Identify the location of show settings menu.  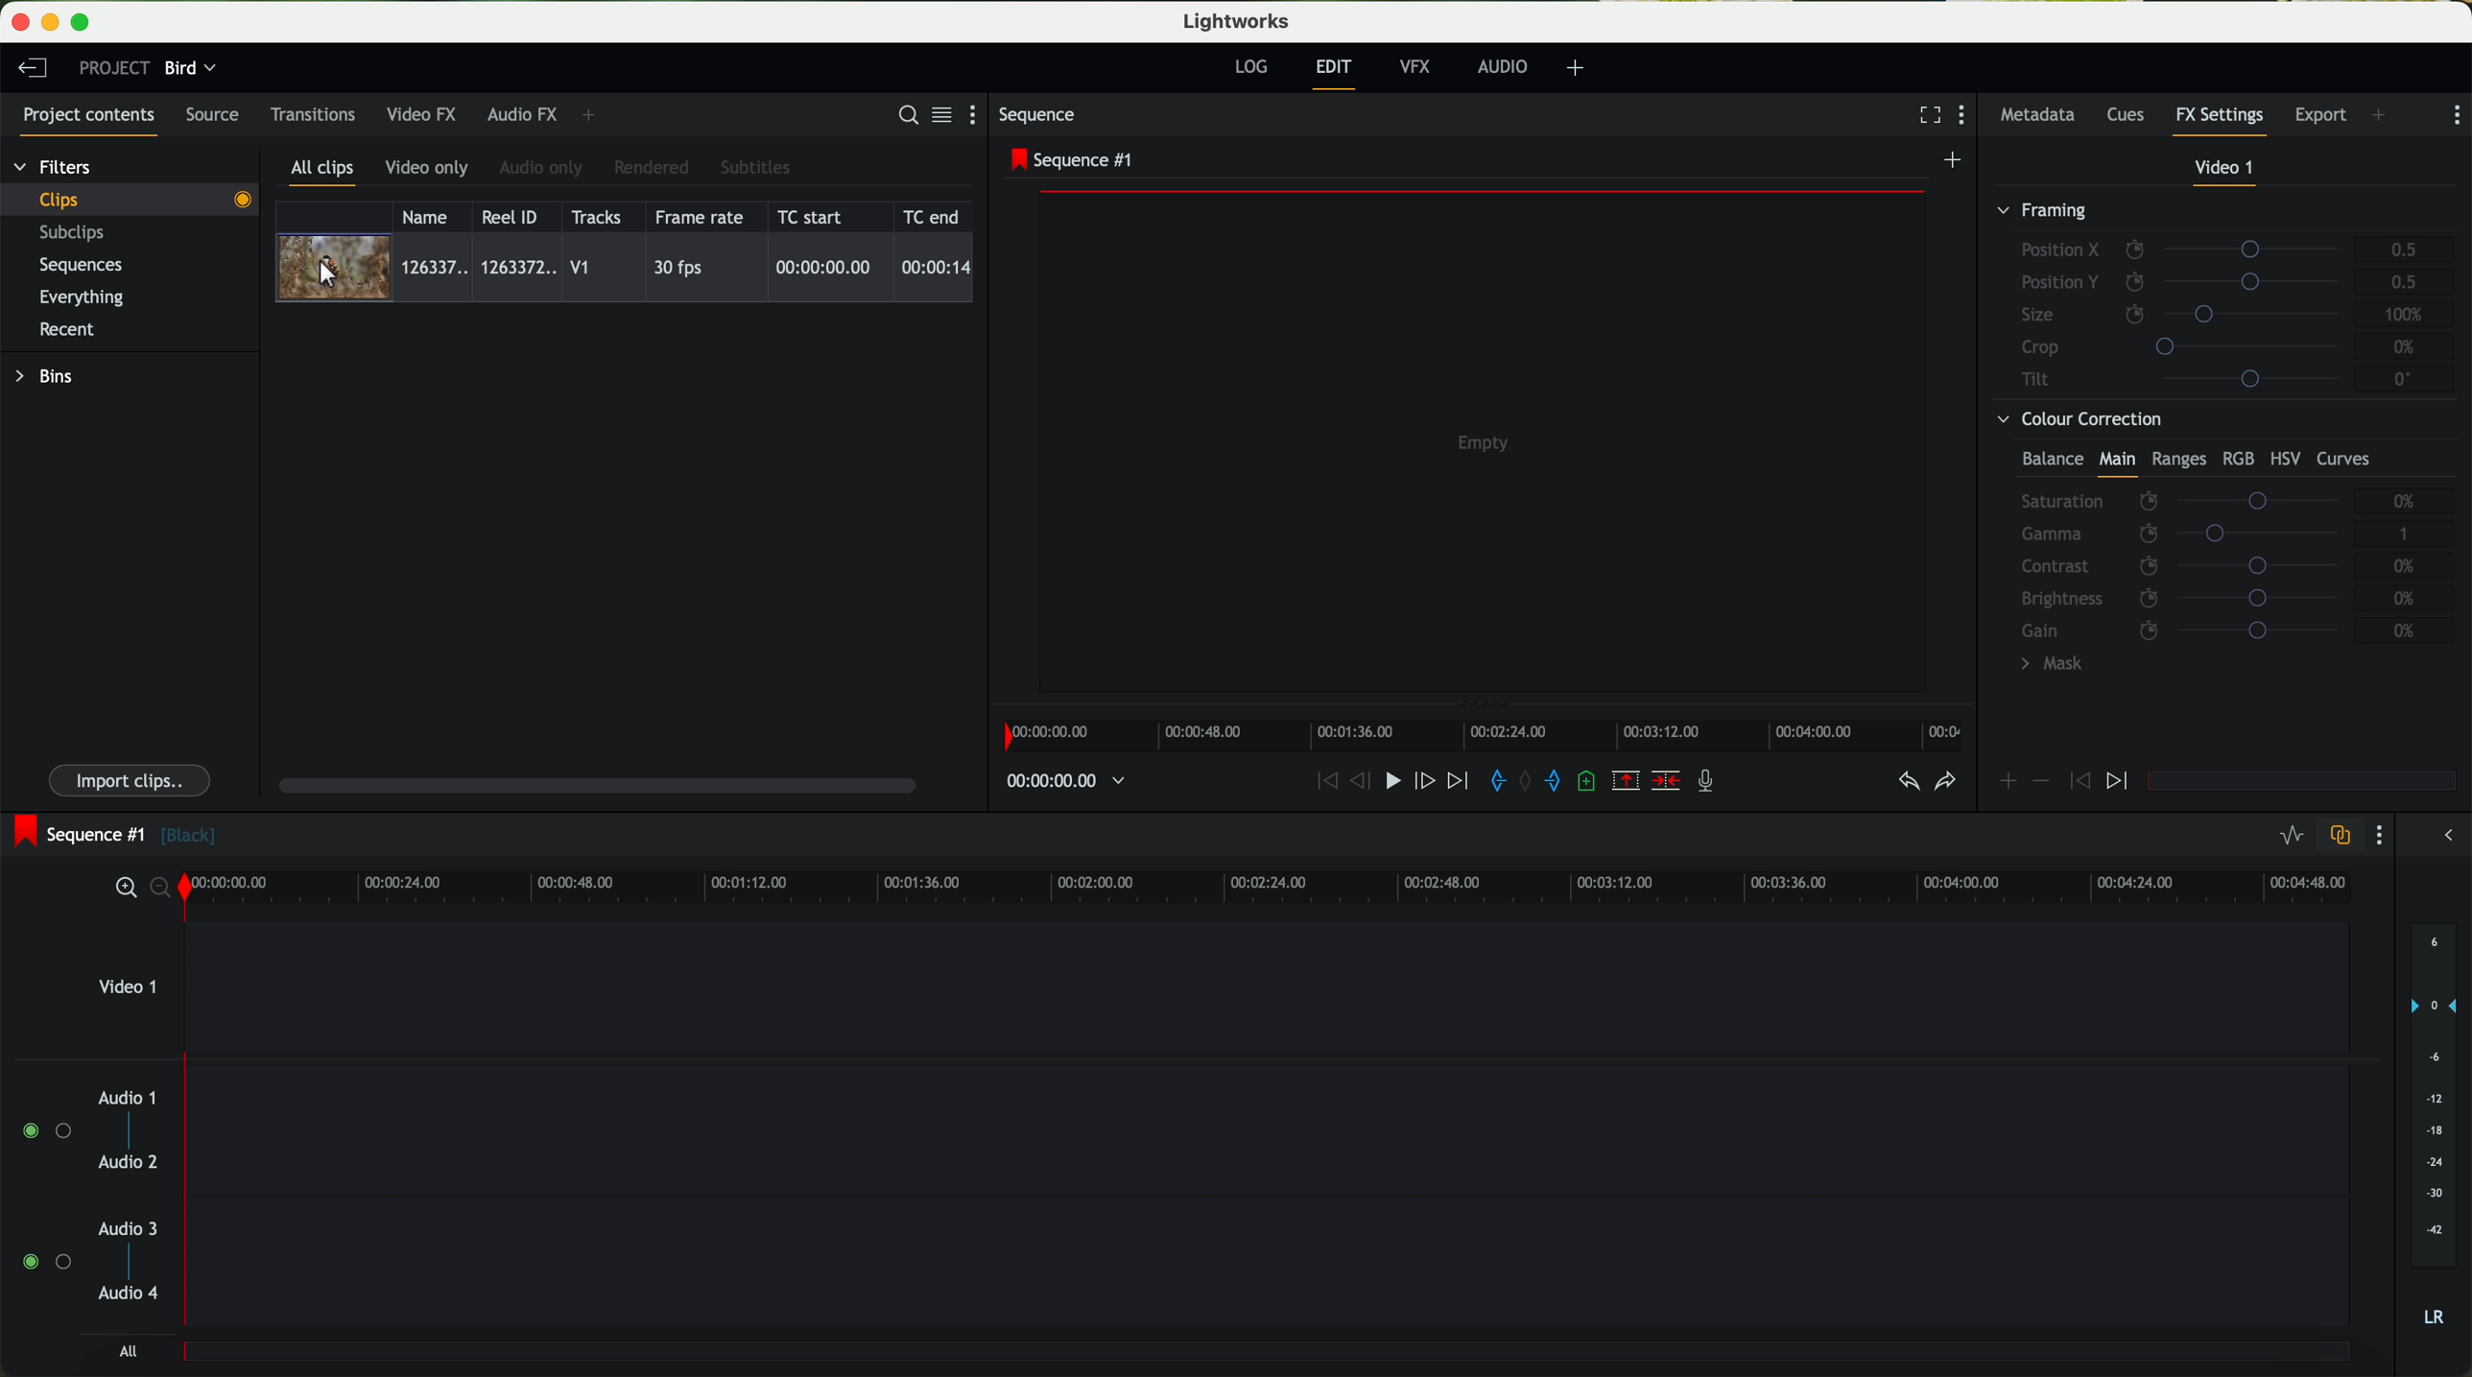
(2377, 835).